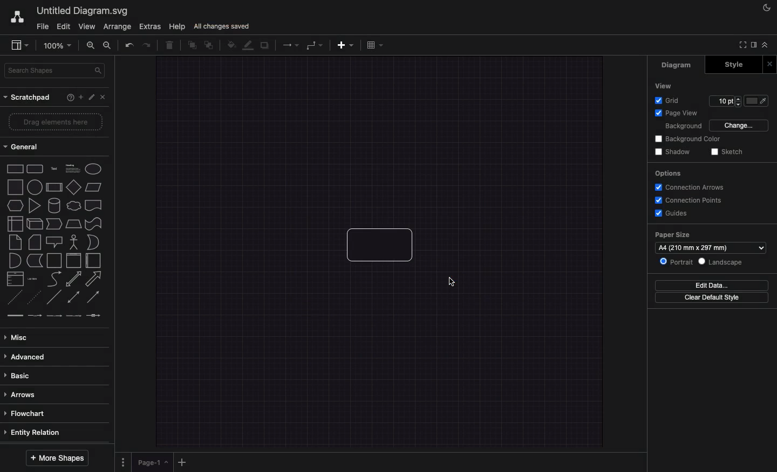 Image resolution: width=777 pixels, height=472 pixels. Describe the element at coordinates (24, 414) in the screenshot. I see `Flowchart` at that location.